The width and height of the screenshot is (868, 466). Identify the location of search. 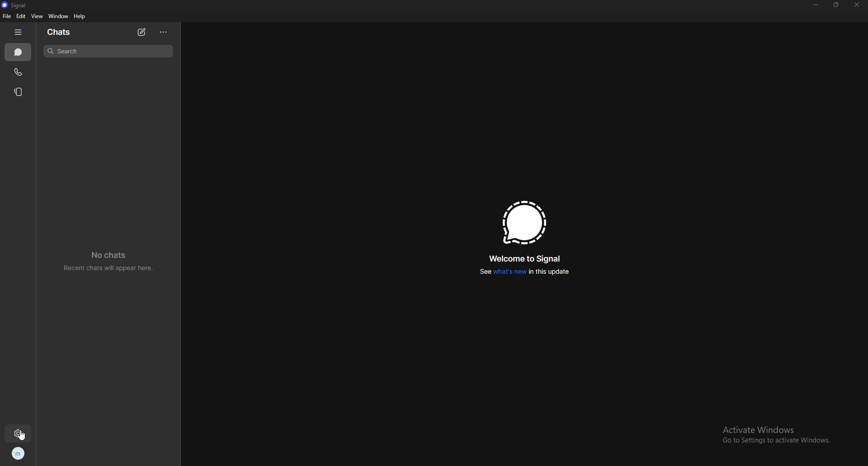
(108, 51).